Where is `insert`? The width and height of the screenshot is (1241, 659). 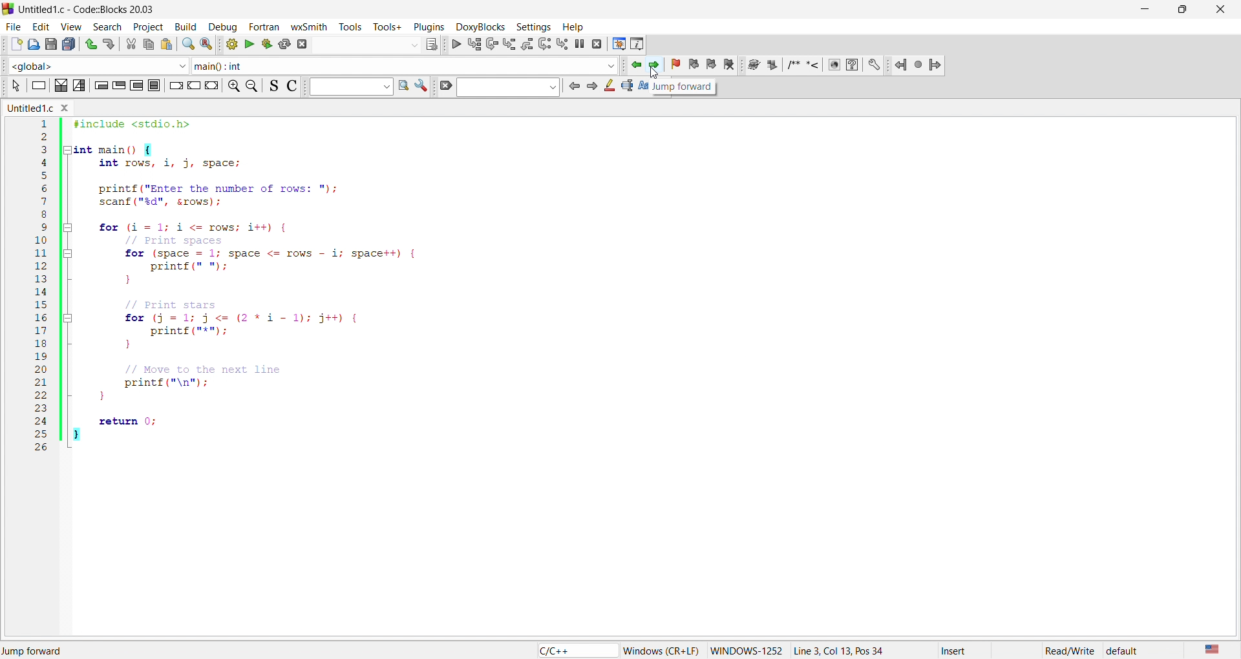
insert is located at coordinates (956, 647).